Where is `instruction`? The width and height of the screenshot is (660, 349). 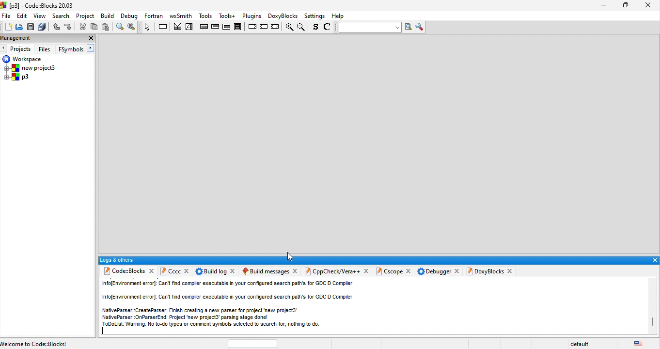
instruction is located at coordinates (164, 27).